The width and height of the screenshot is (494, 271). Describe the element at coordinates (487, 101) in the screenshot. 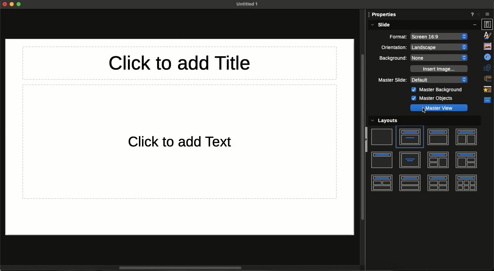

I see `Master slides` at that location.